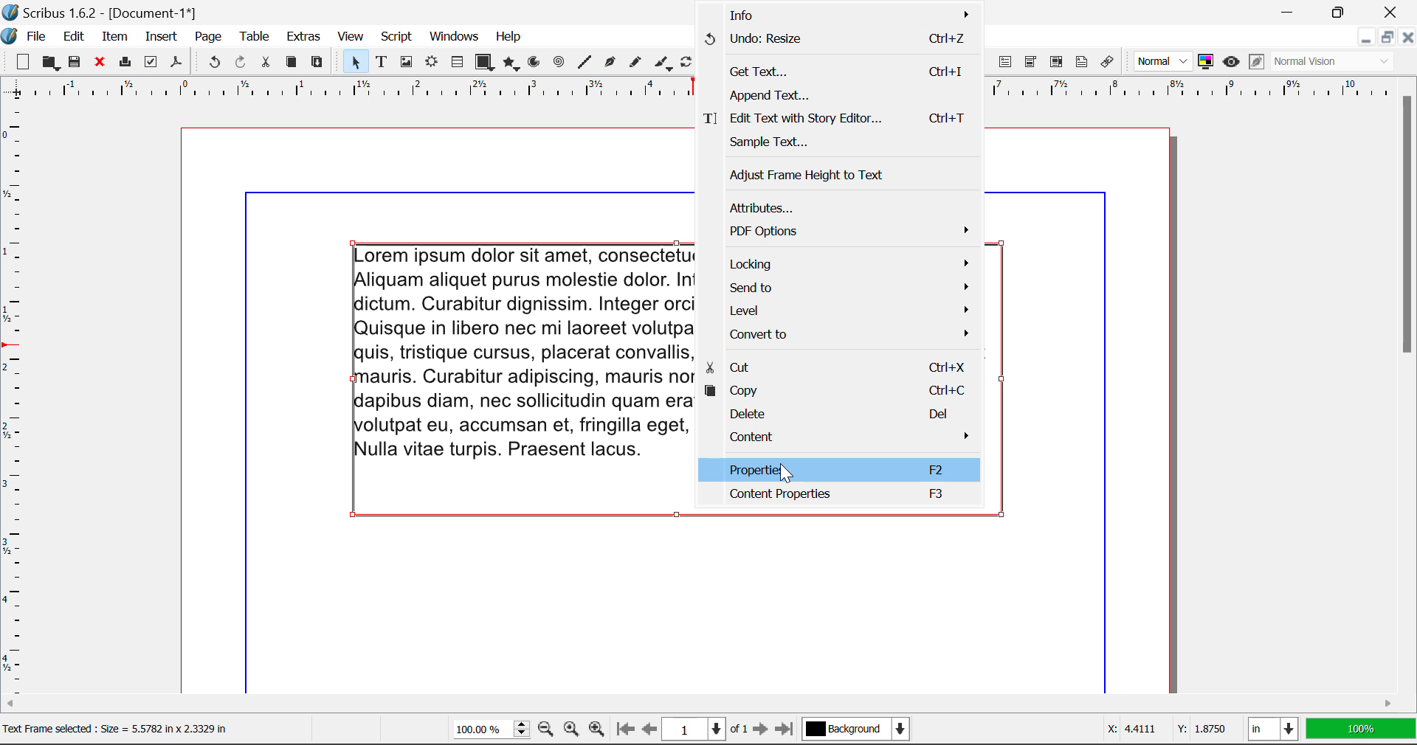 The image size is (1417, 745). Describe the element at coordinates (406, 64) in the screenshot. I see `Image Frame` at that location.